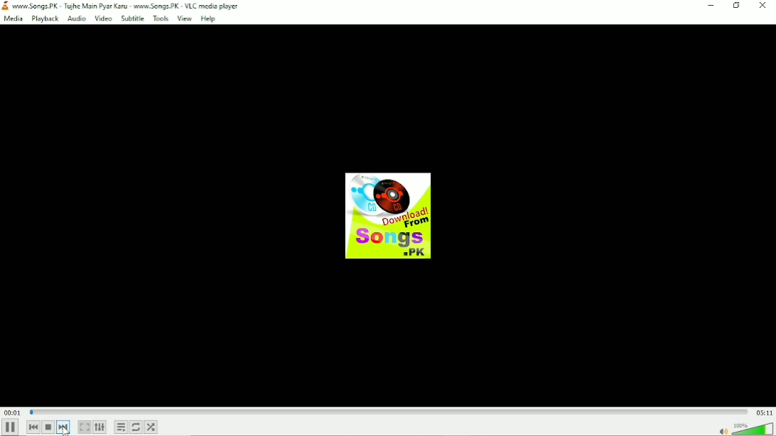  What do you see at coordinates (184, 18) in the screenshot?
I see `View` at bounding box center [184, 18].